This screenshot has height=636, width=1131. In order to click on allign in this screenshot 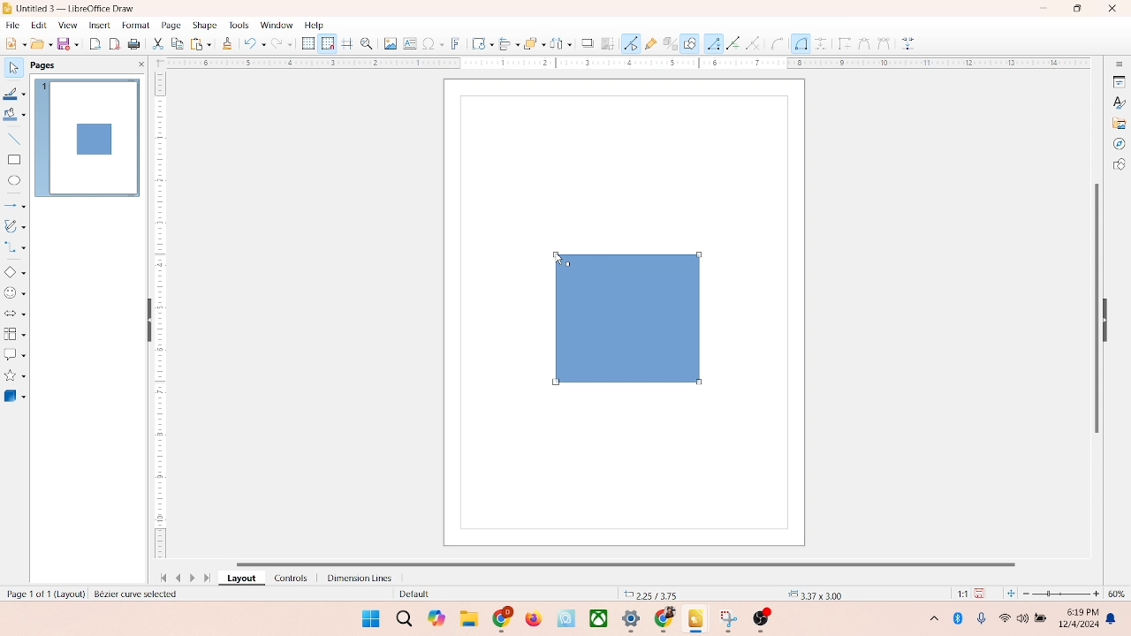, I will do `click(505, 42)`.